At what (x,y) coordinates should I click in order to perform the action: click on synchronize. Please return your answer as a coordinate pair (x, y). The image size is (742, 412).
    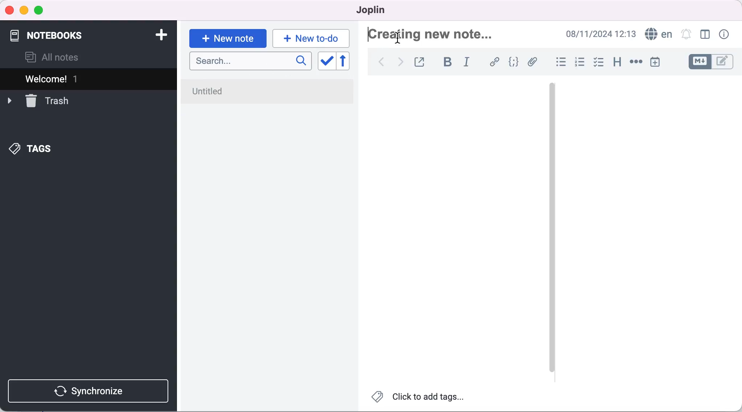
    Looking at the image, I should click on (90, 391).